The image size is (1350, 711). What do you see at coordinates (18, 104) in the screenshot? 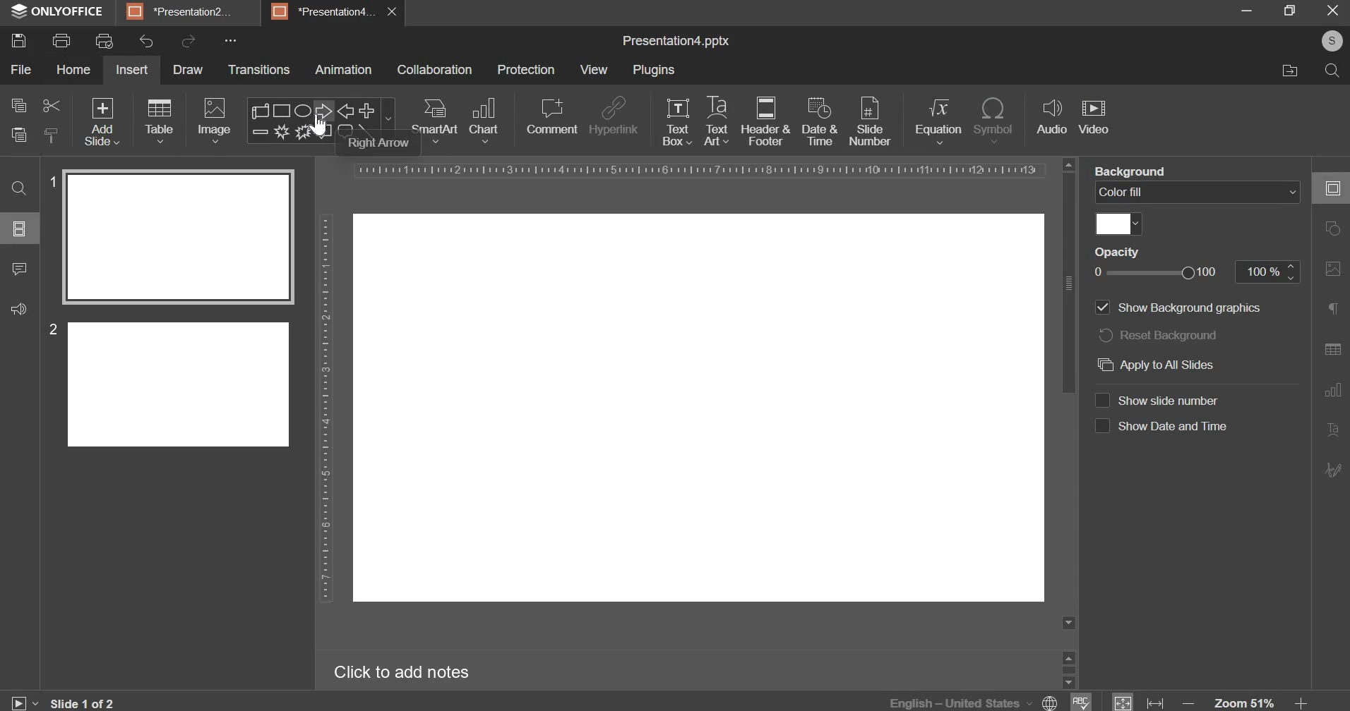
I see `copy` at bounding box center [18, 104].